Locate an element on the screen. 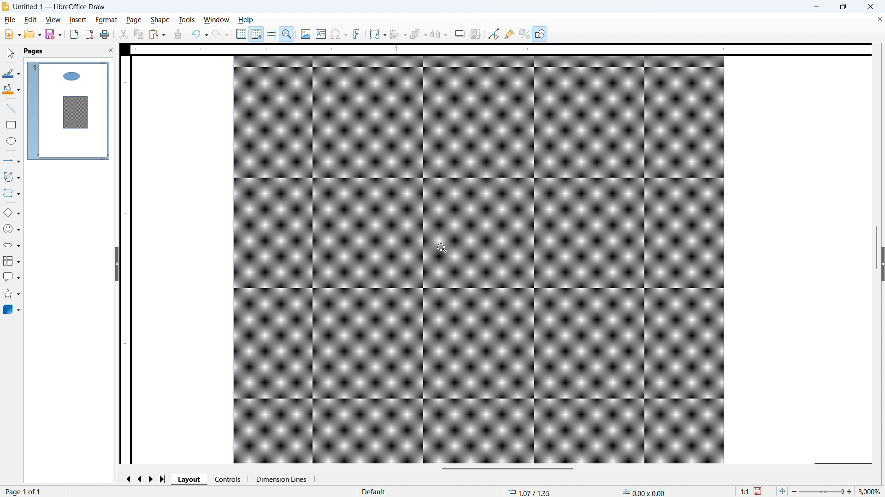  Export as PDF  is located at coordinates (89, 35).